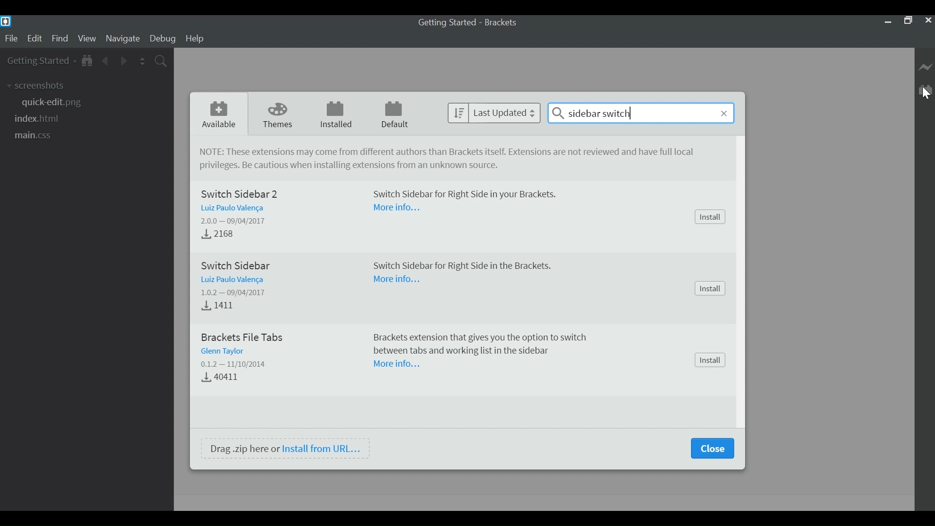 Image resolution: width=935 pixels, height=526 pixels. I want to click on Install, so click(711, 361).